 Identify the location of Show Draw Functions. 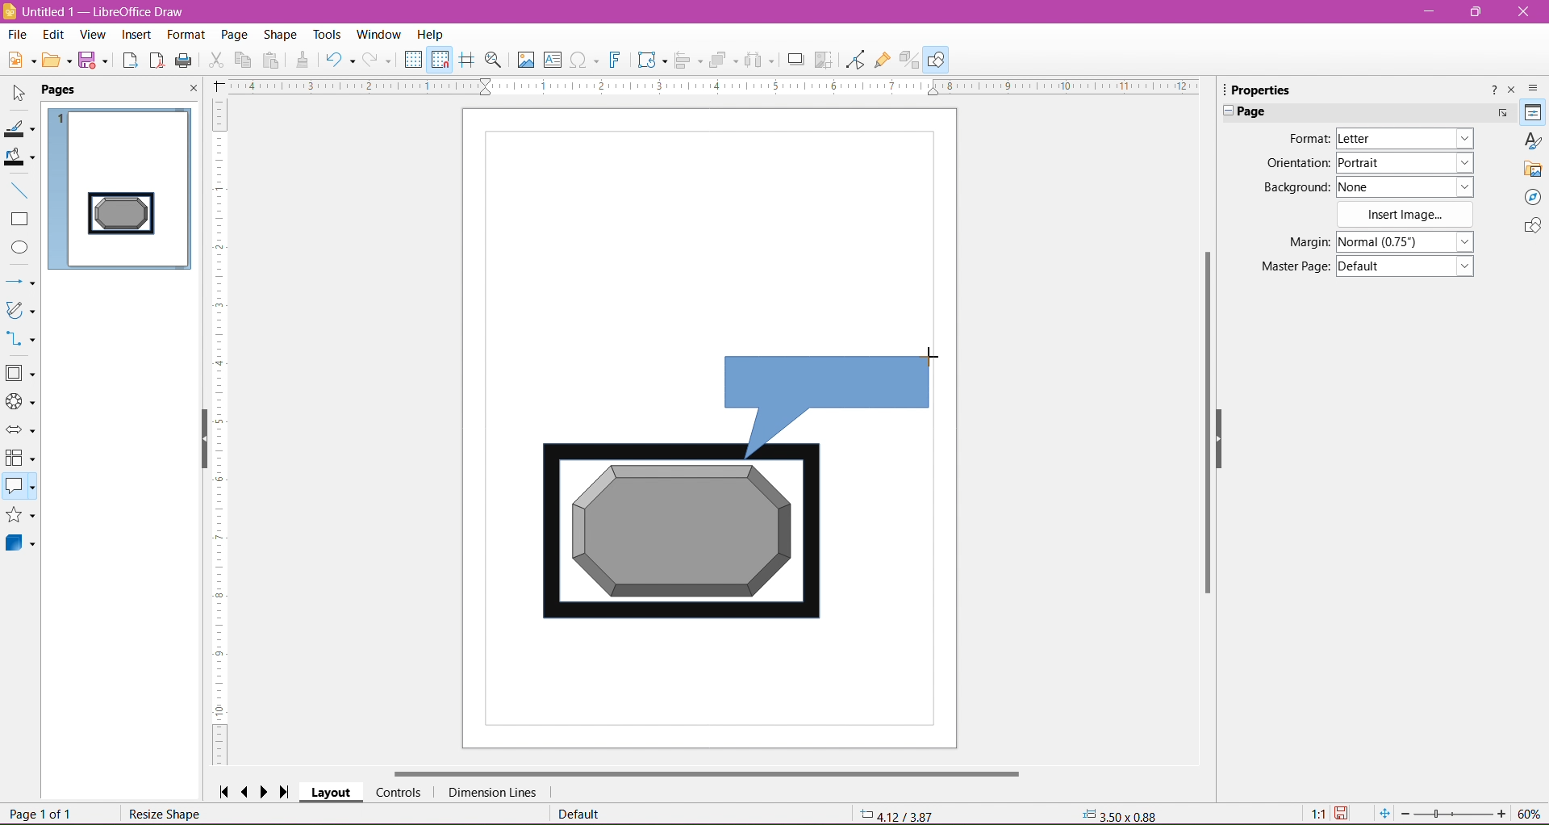
(938, 59).